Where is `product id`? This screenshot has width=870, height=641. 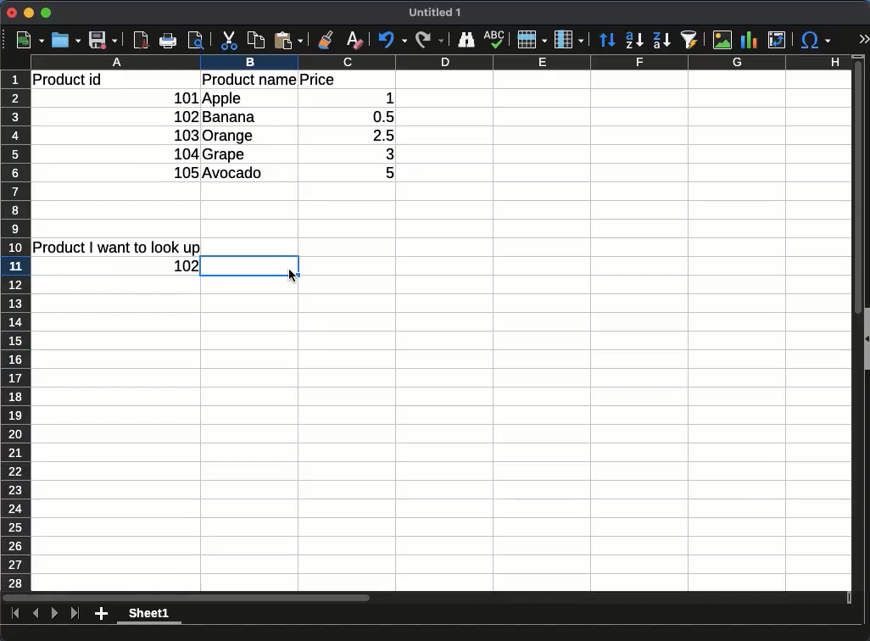 product id is located at coordinates (67, 80).